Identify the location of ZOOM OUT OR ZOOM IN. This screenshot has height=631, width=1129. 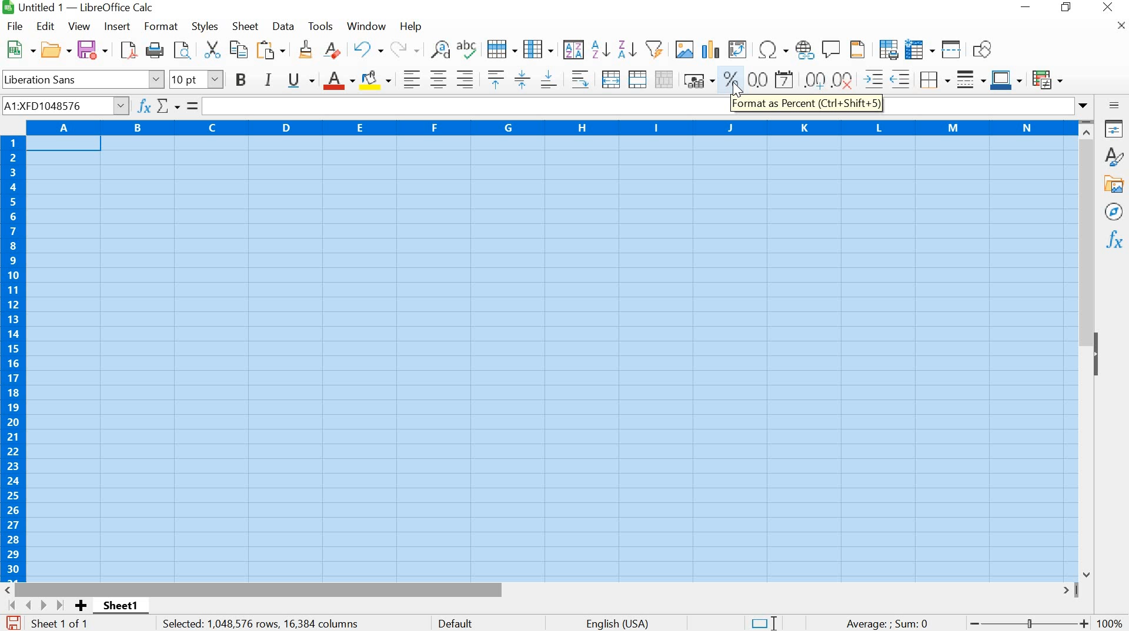
(1031, 622).